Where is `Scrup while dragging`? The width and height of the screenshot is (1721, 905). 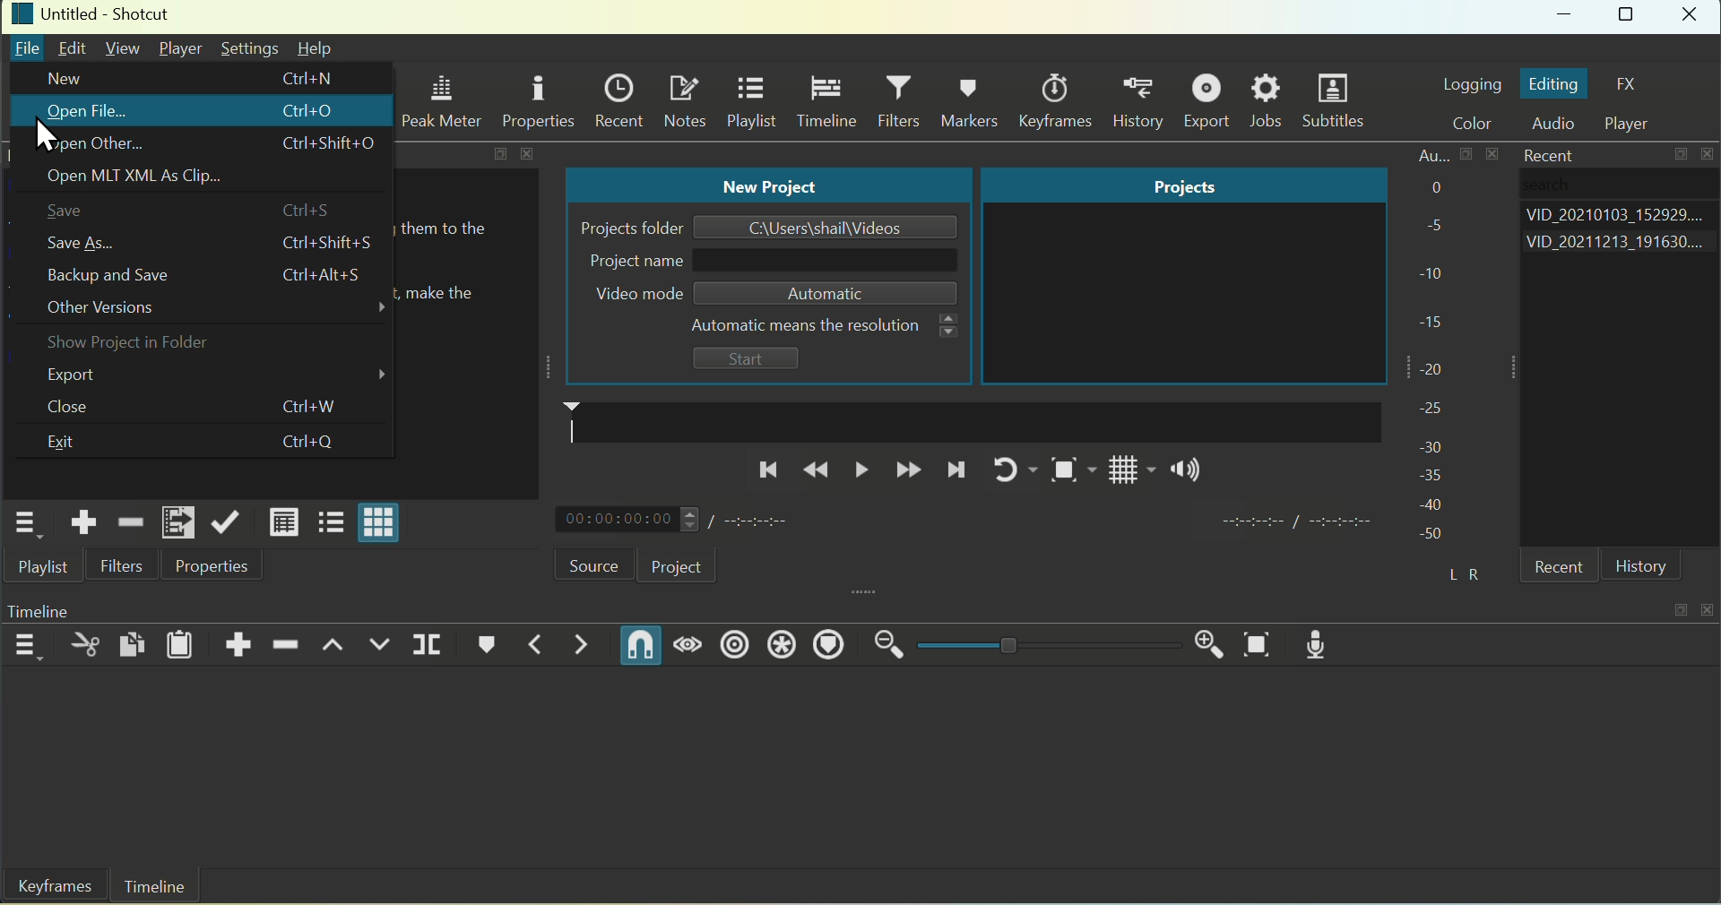 Scrup while dragging is located at coordinates (691, 647).